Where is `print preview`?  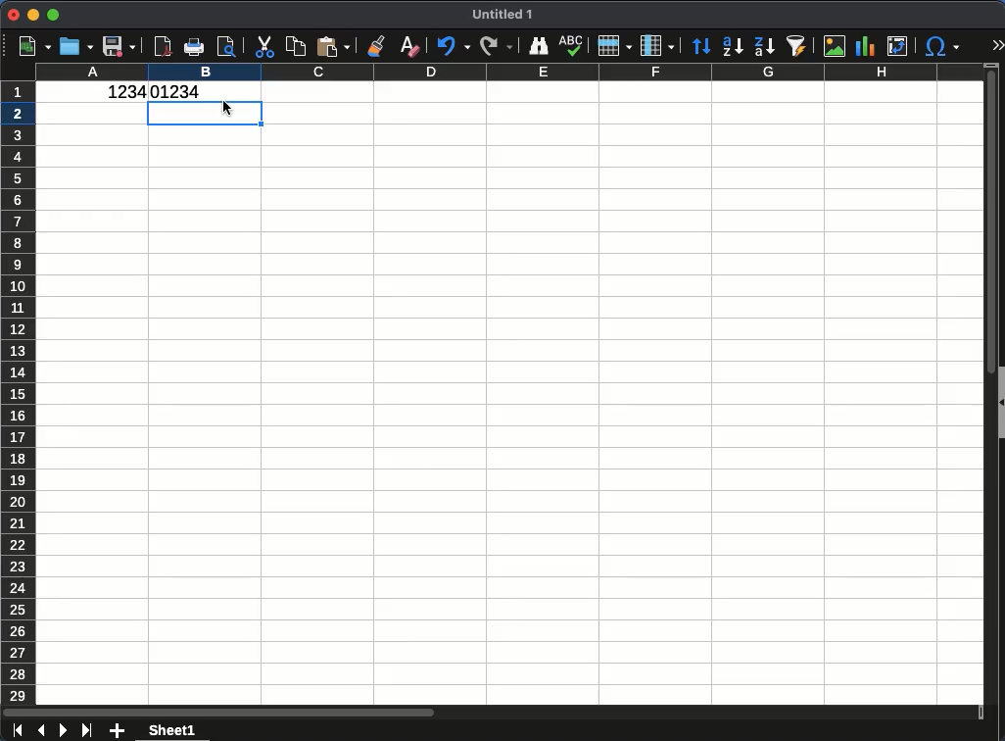 print preview is located at coordinates (228, 47).